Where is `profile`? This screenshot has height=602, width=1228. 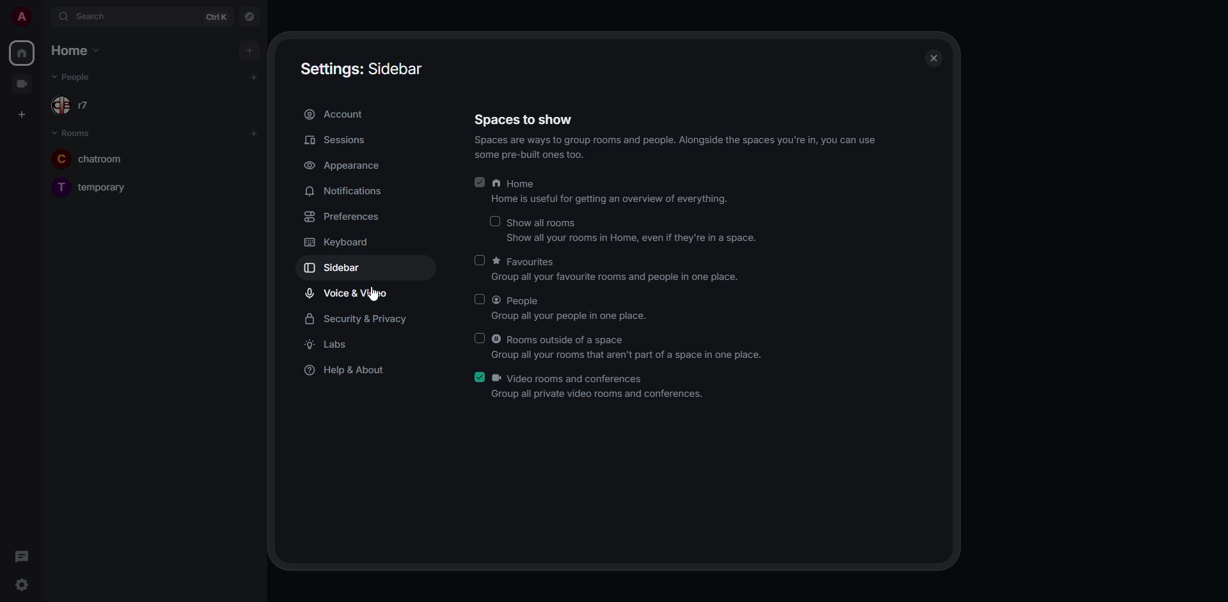
profile is located at coordinates (20, 19).